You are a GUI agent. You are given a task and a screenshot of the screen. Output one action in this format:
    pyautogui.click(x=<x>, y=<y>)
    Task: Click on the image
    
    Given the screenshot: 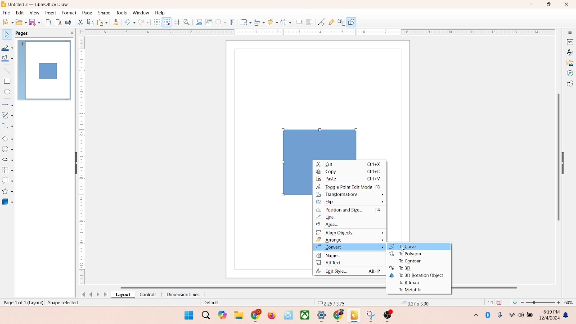 What is the action you would take?
    pyautogui.click(x=198, y=22)
    